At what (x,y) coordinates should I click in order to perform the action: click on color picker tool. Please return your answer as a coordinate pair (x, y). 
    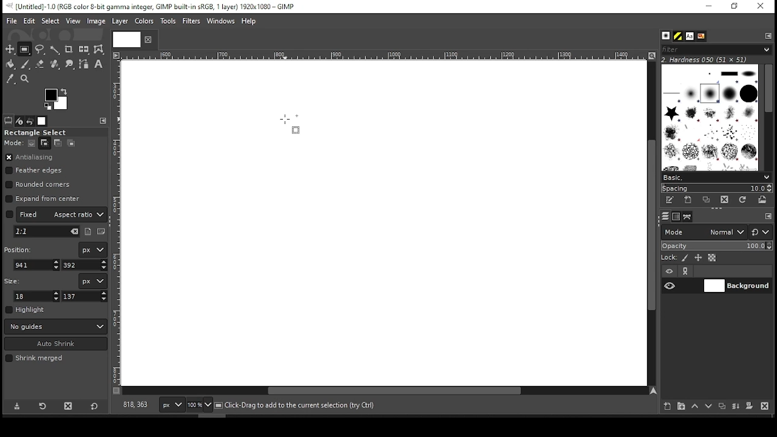
    Looking at the image, I should click on (10, 80).